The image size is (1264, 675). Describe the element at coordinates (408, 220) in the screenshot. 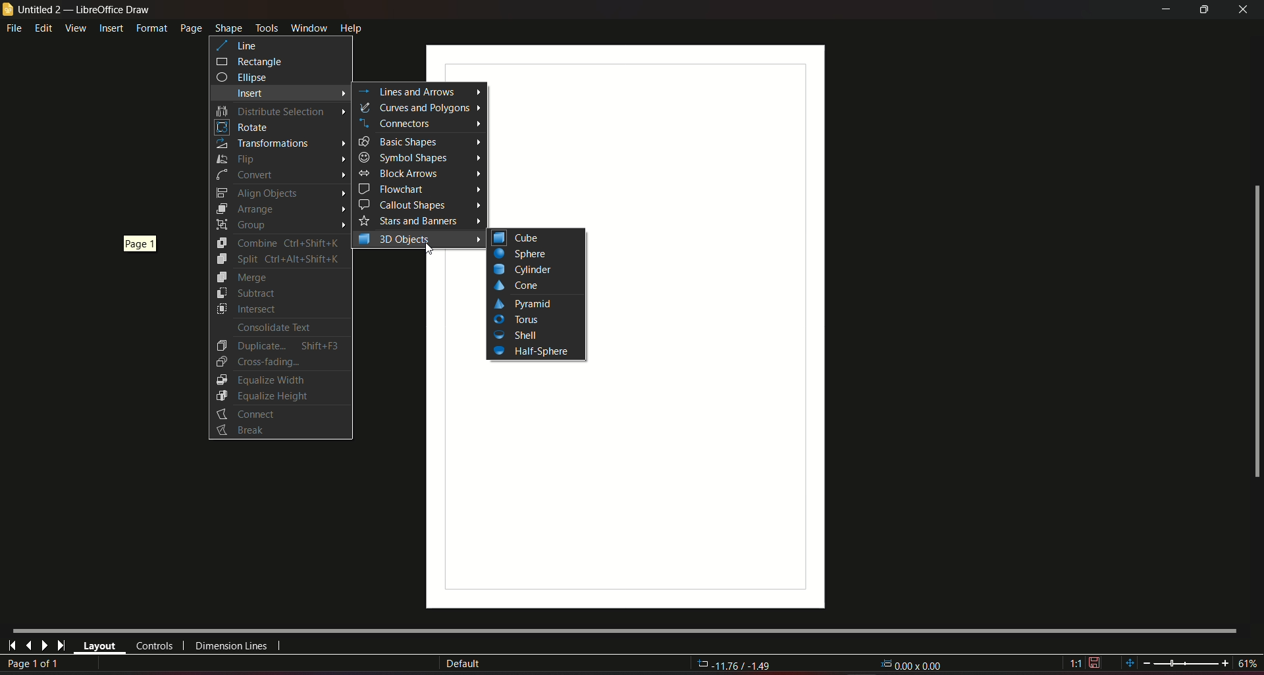

I see `Stars and Banners` at that location.